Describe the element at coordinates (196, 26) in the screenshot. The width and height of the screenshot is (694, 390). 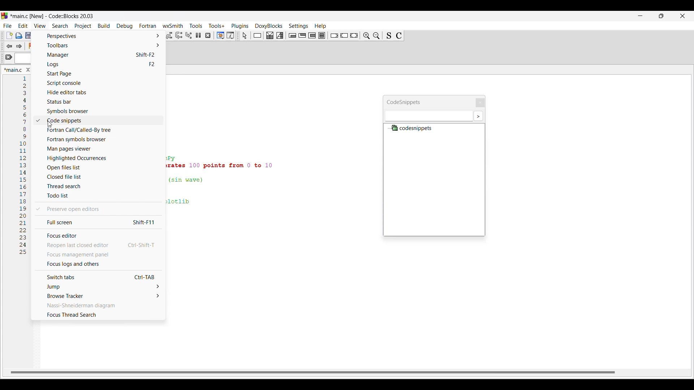
I see `Tools menu` at that location.